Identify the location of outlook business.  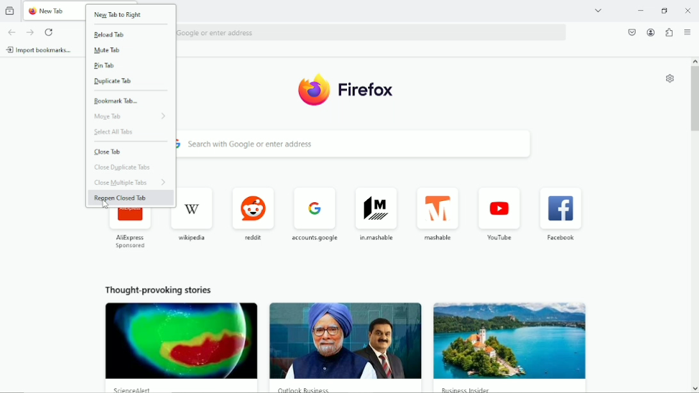
(307, 388).